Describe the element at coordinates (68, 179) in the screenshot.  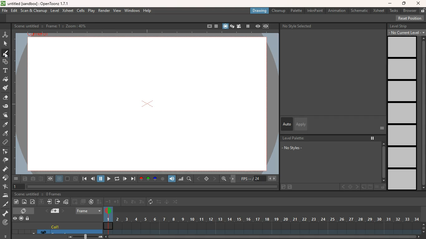
I see `screen` at that location.